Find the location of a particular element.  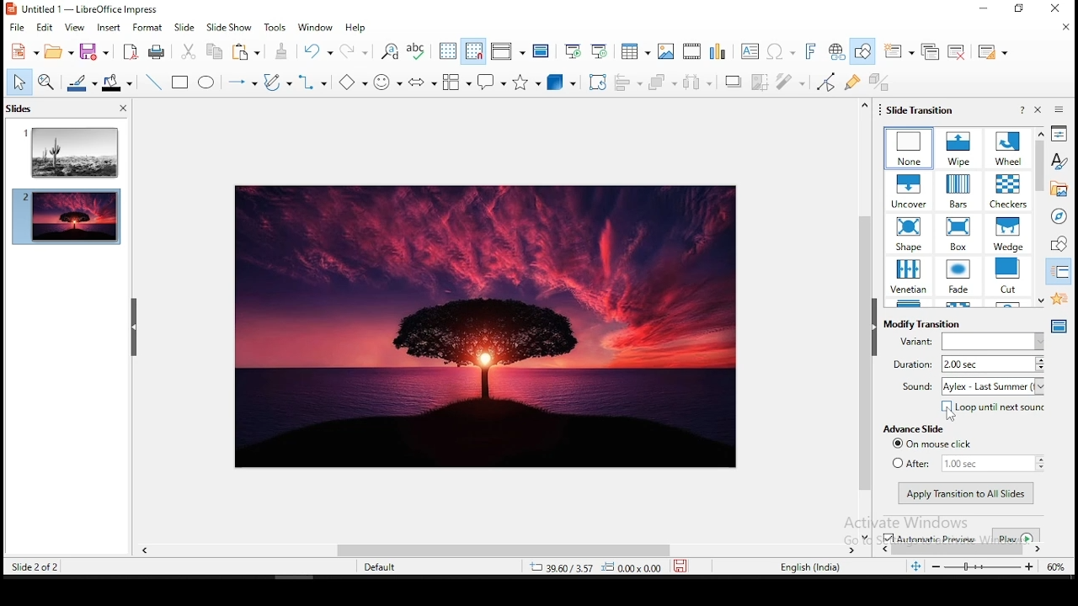

delete slide is located at coordinates (960, 49).